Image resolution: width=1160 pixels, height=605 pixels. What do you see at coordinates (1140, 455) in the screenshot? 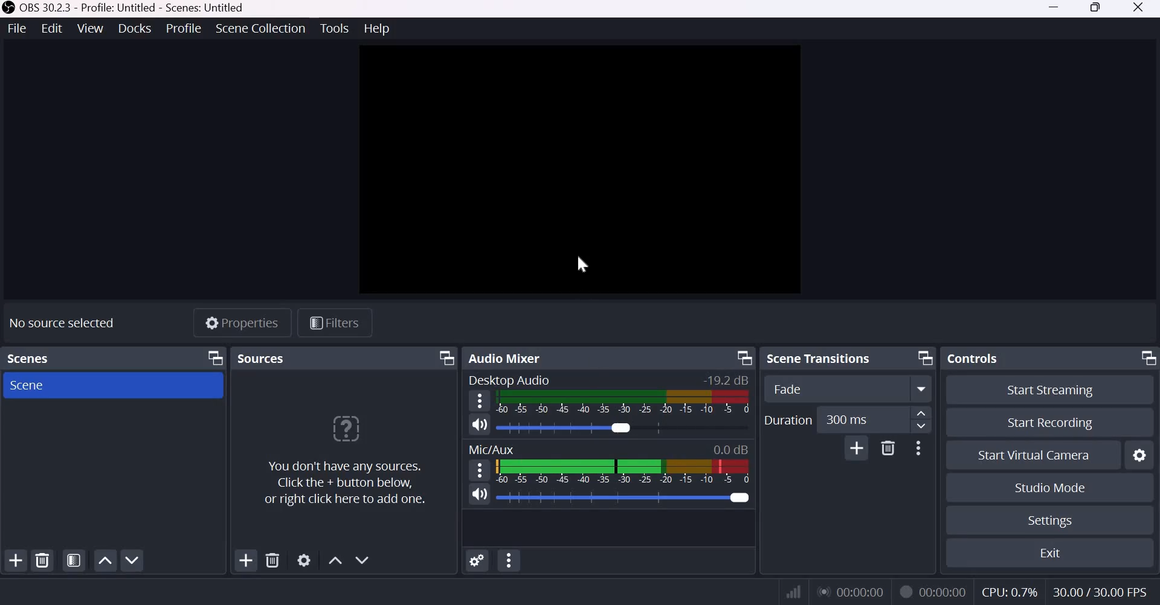
I see `Configure virtual camera` at bounding box center [1140, 455].